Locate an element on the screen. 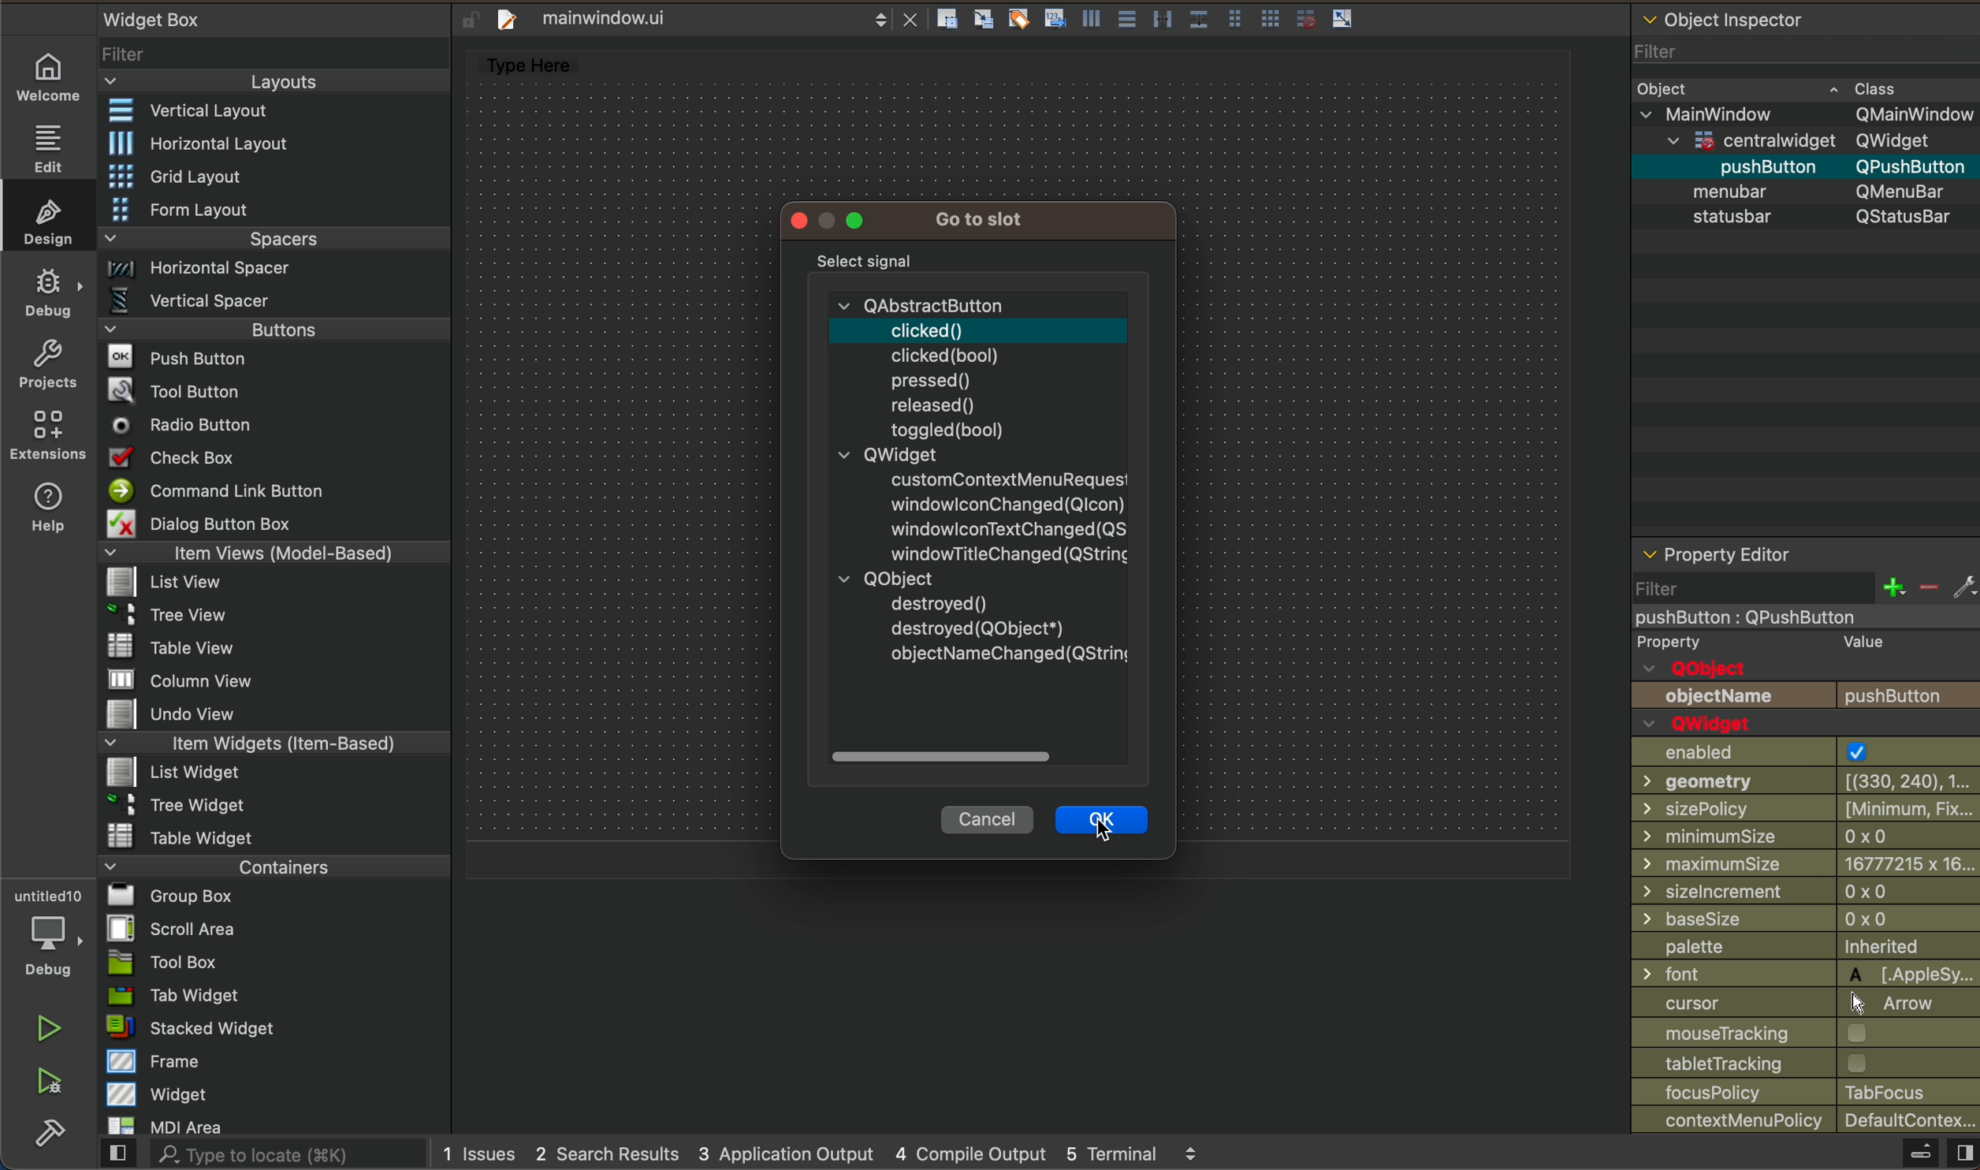  Filter is located at coordinates (1648, 49).